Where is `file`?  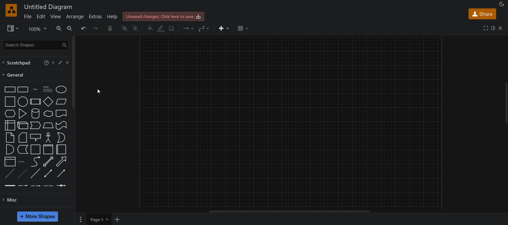 file is located at coordinates (29, 17).